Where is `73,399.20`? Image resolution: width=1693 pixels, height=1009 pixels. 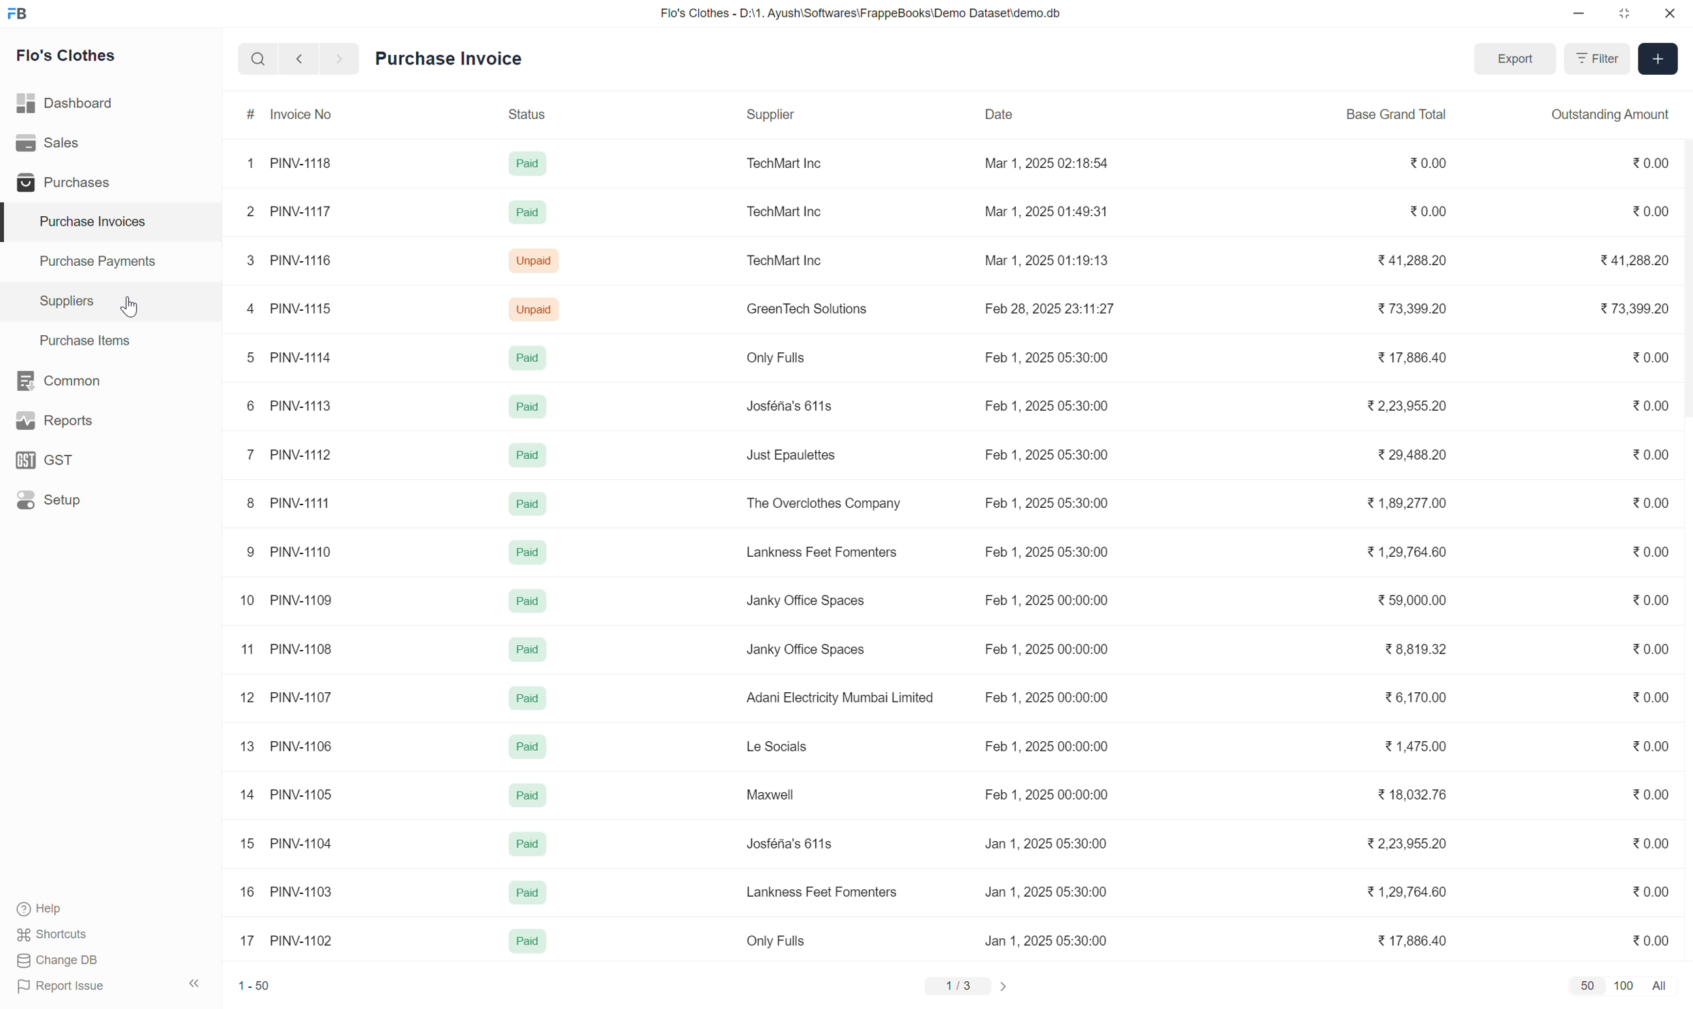
73,399.20 is located at coordinates (1630, 308).